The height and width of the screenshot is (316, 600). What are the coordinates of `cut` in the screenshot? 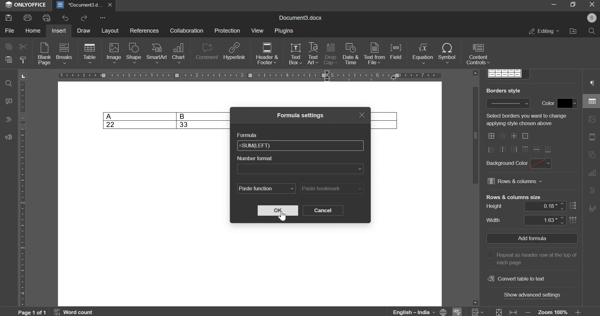 It's located at (23, 47).